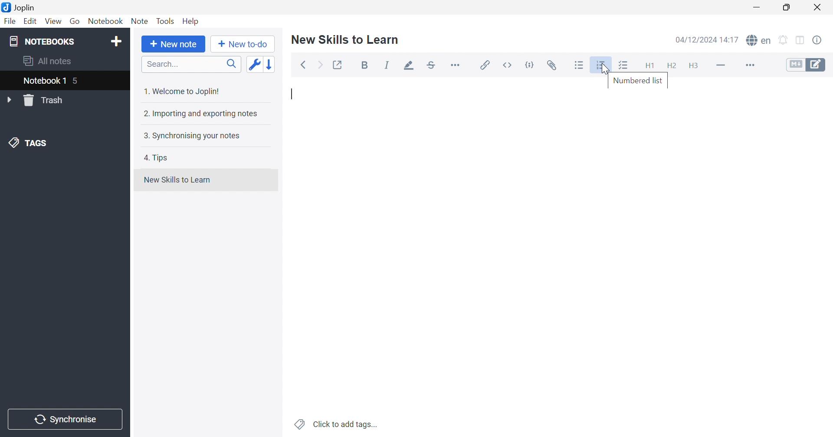  What do you see at coordinates (367, 66) in the screenshot?
I see `Bold` at bounding box center [367, 66].